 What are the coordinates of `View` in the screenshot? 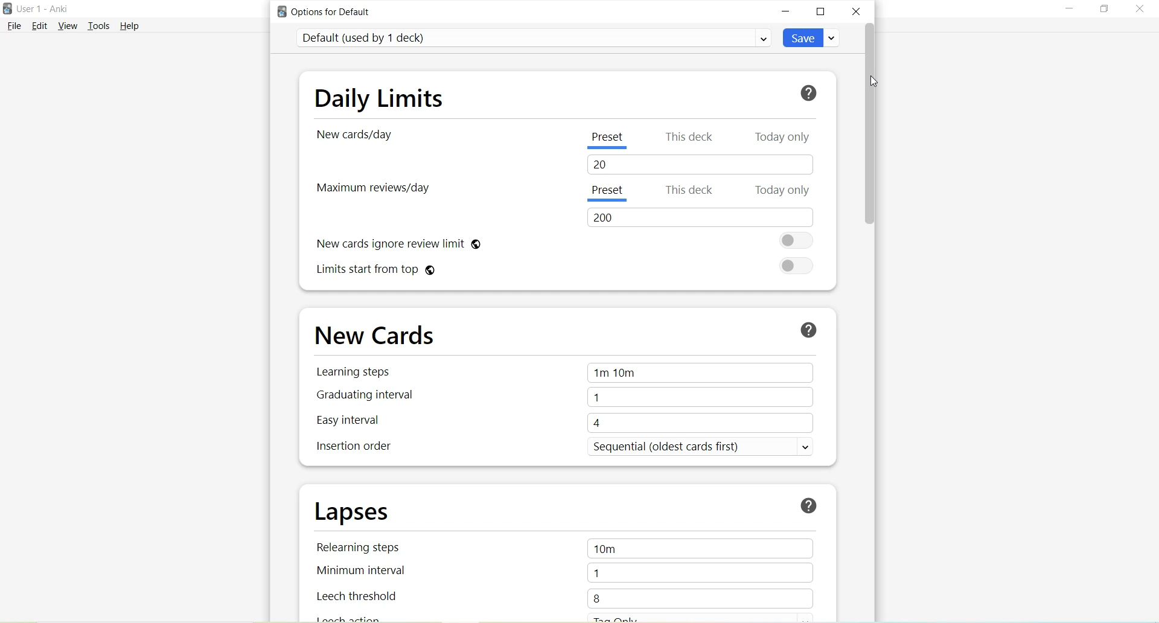 It's located at (70, 25).